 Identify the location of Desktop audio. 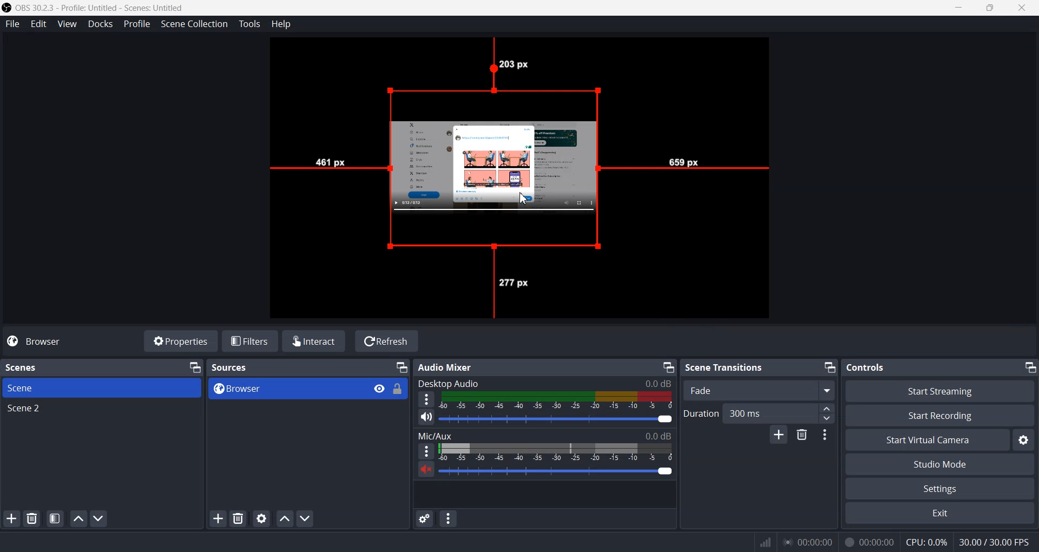
(544, 382).